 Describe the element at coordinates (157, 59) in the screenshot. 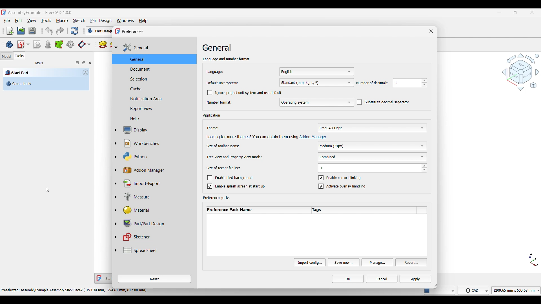

I see `General` at that location.